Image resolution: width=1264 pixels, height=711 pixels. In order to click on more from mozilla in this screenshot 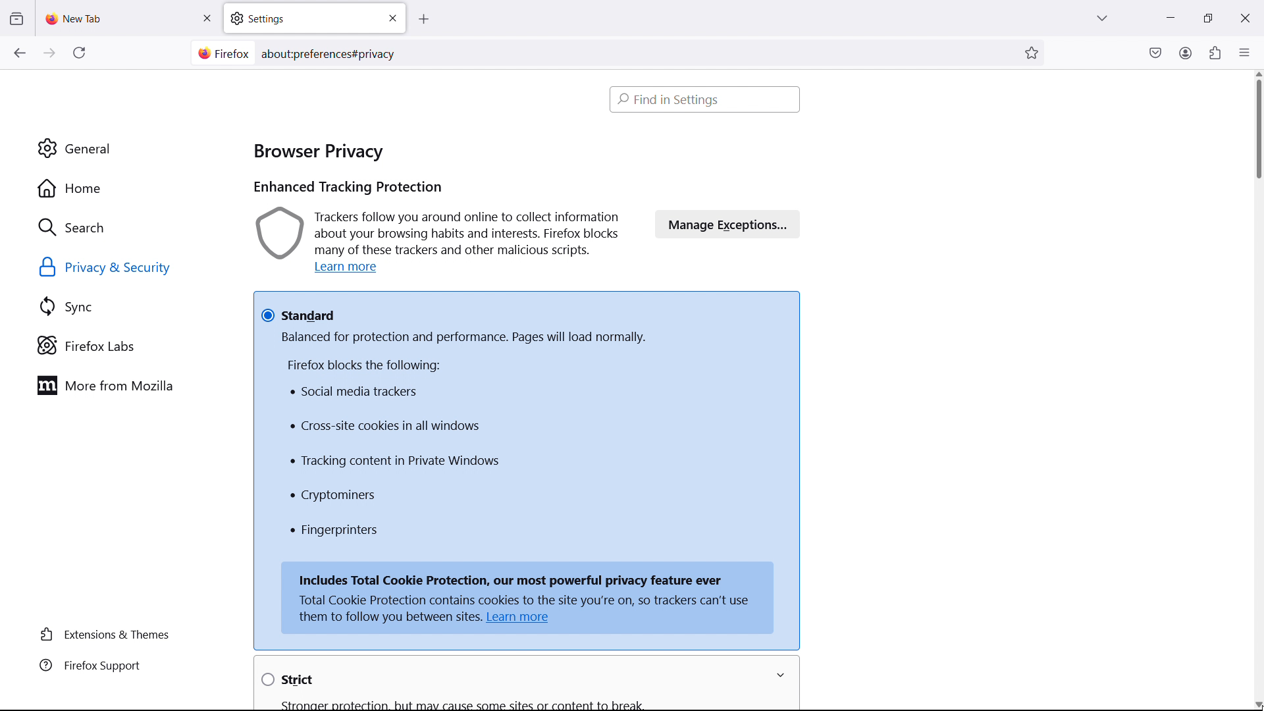, I will do `click(126, 385)`.